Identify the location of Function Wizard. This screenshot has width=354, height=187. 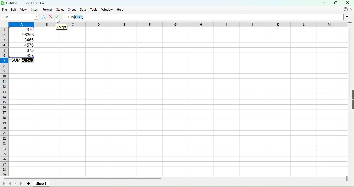
(44, 16).